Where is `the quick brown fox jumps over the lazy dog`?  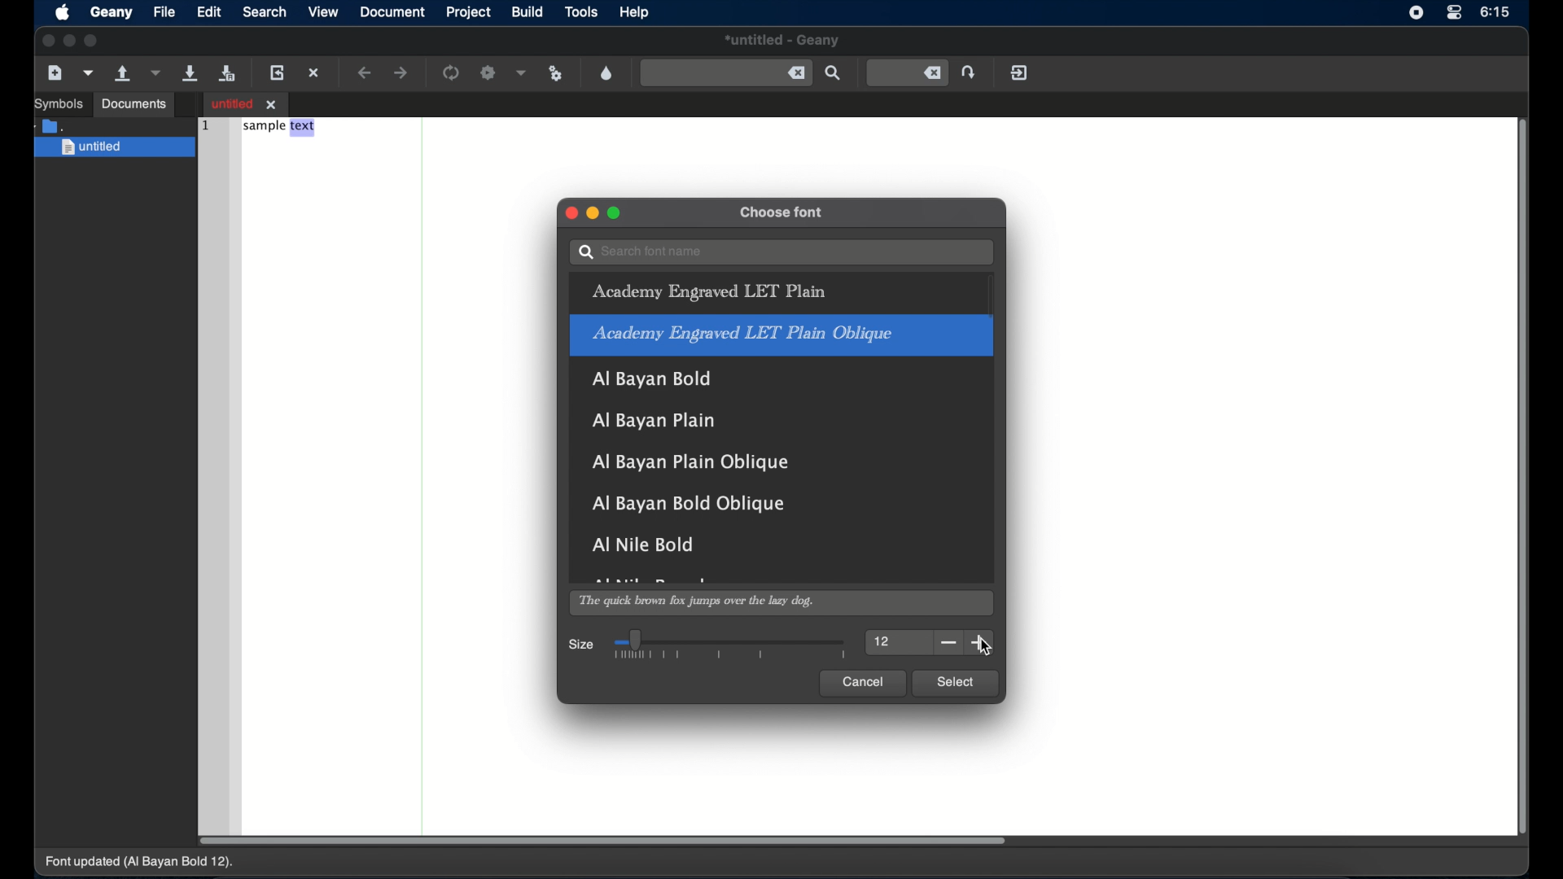
the quick brown fox jumps over the lazy dog is located at coordinates (699, 603).